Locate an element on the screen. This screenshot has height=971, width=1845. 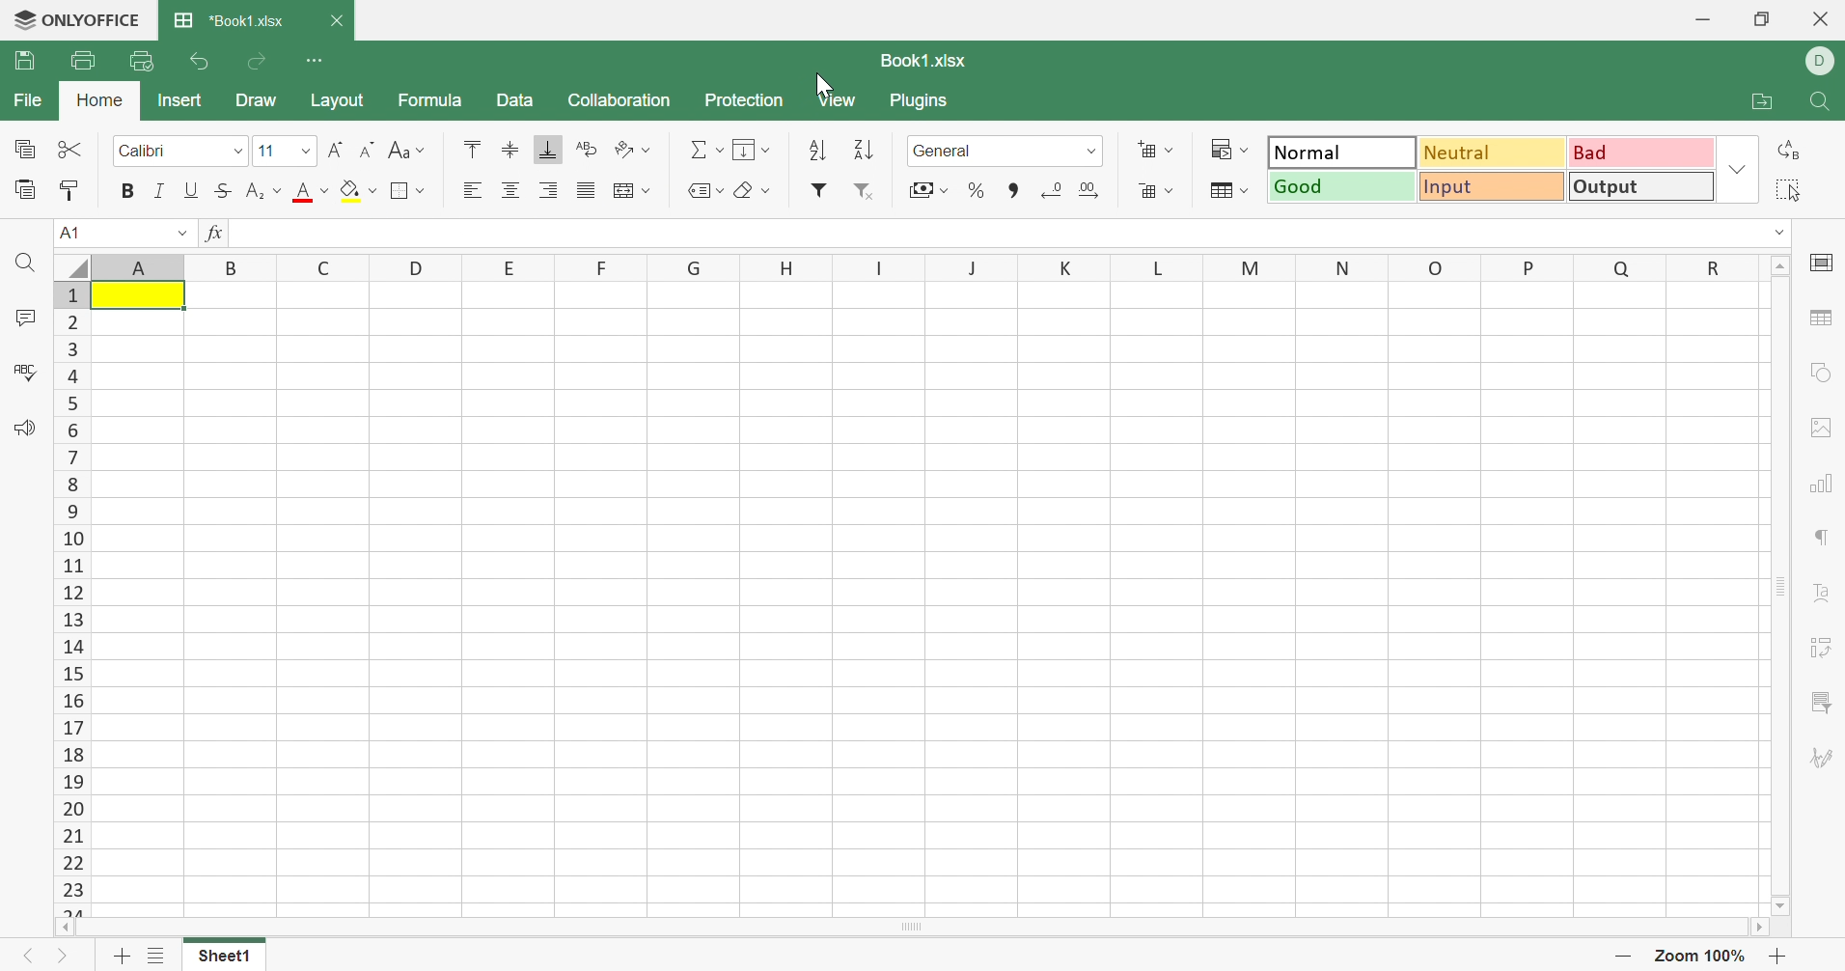
Scroll Bar is located at coordinates (910, 927).